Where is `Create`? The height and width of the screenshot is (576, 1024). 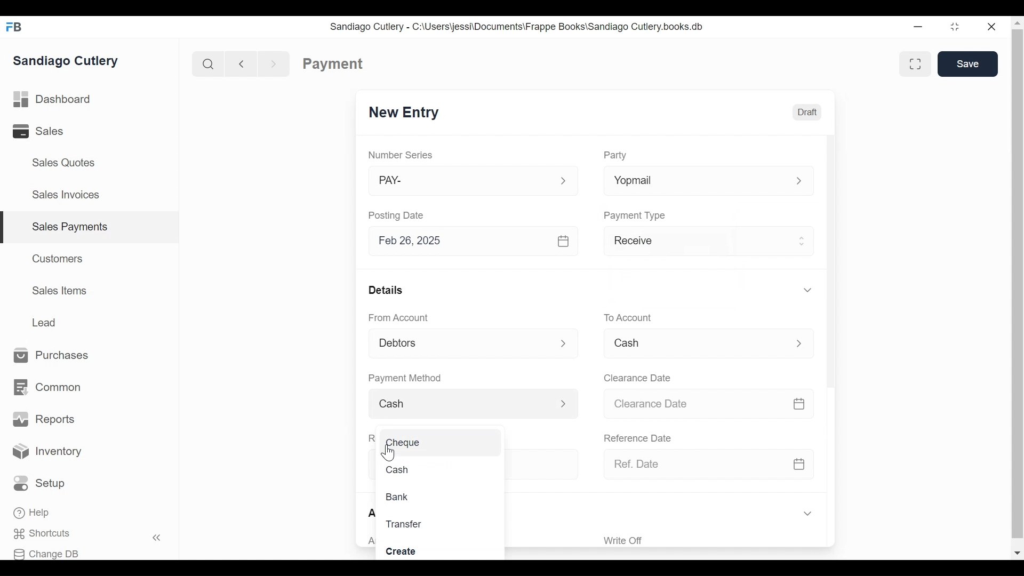 Create is located at coordinates (404, 550).